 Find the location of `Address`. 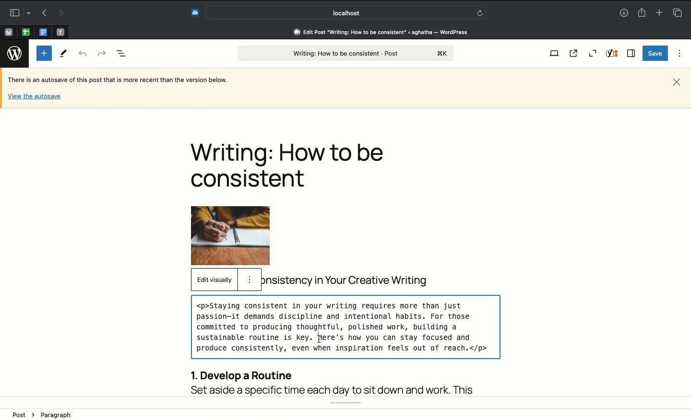

Address is located at coordinates (374, 32).